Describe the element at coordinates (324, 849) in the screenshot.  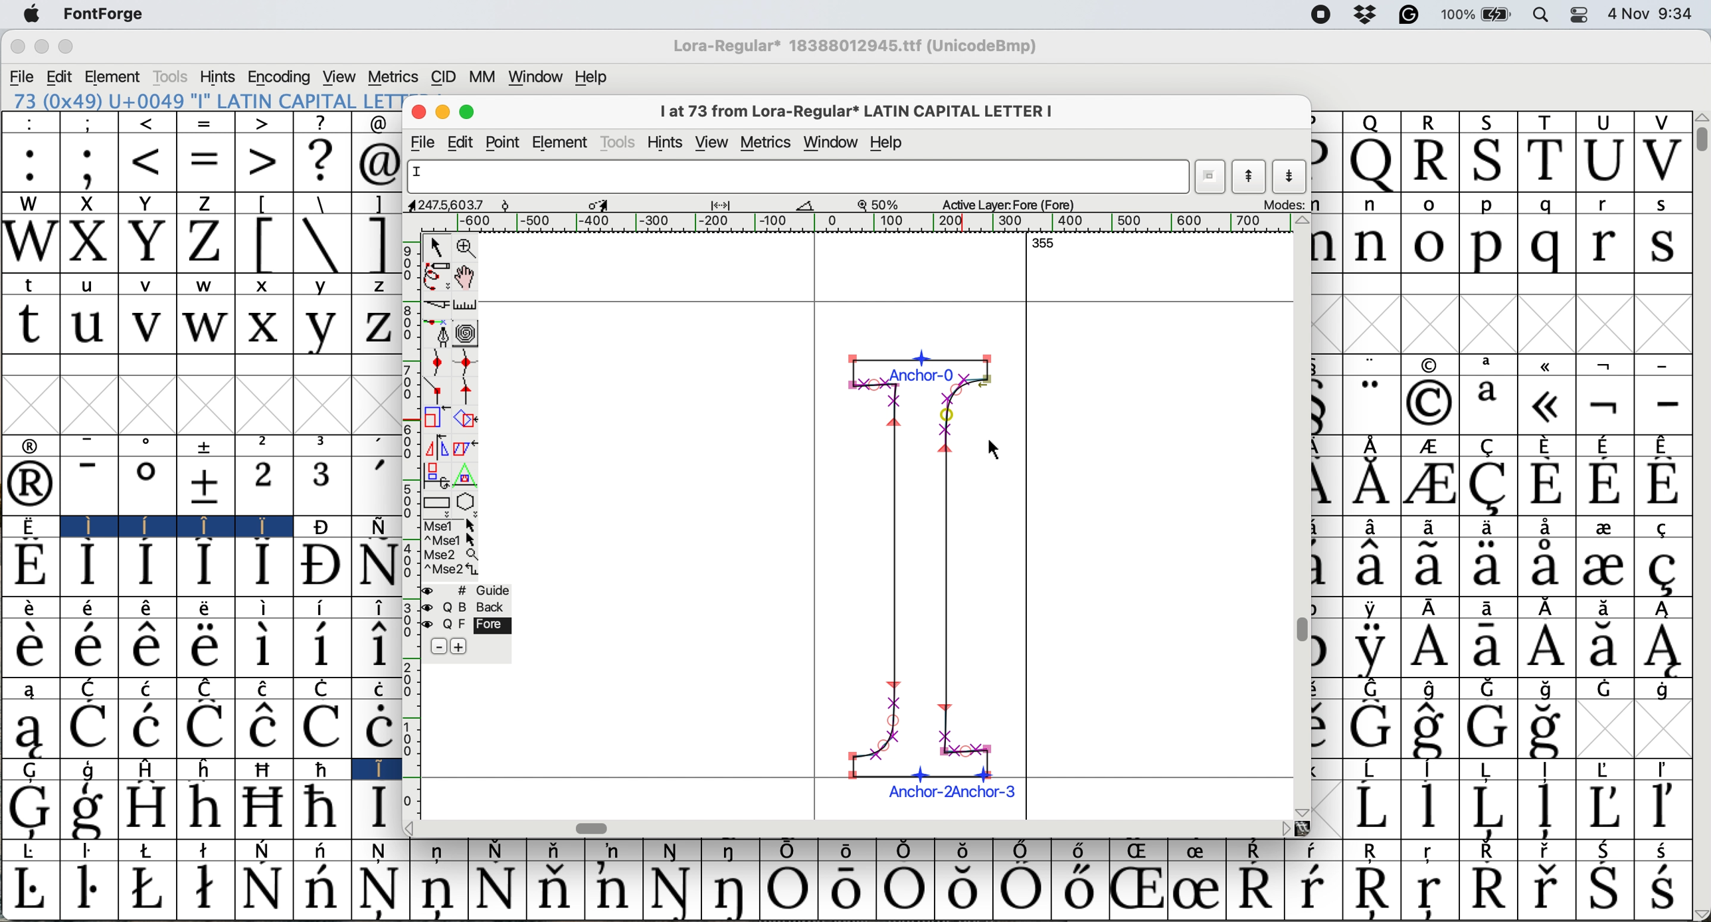
I see `Symbol` at that location.